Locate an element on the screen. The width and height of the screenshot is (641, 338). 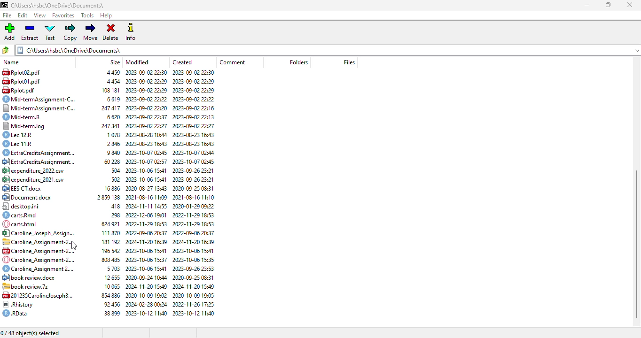
 book review.docx is located at coordinates (31, 277).